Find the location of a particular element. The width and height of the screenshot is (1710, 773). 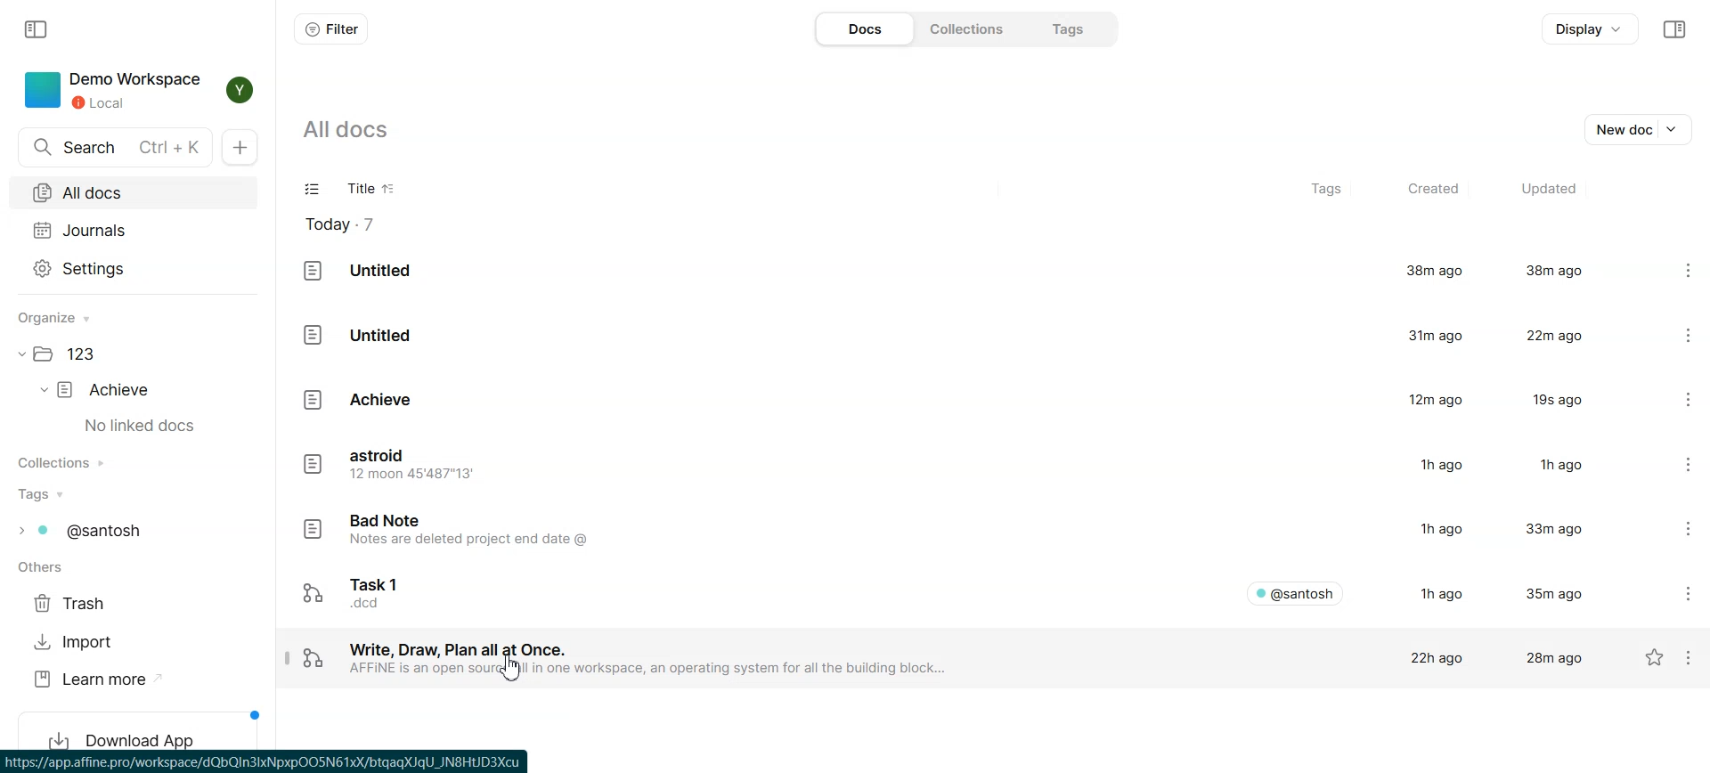

TT a —
ttps://app.affine.pro/workspace/dQbQIn3IxNpxpOOSN6 1xX/btqagX)qU_JNSHUD3Xcu | is located at coordinates (281, 761).